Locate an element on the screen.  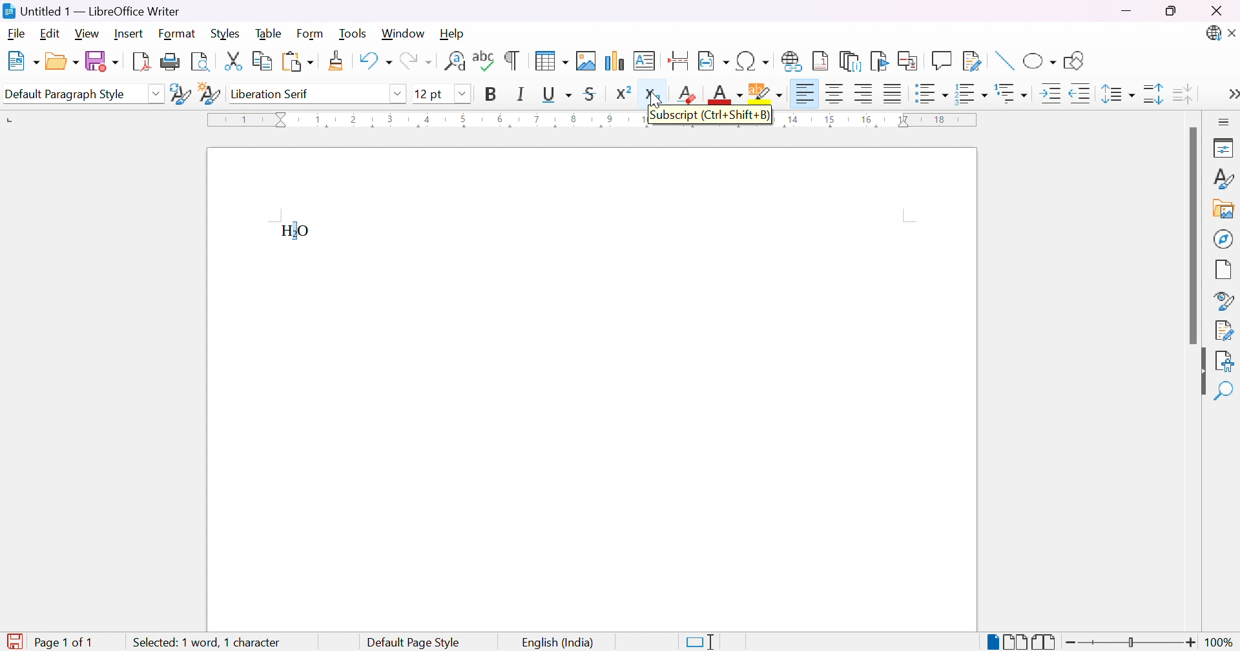
RULER is located at coordinates (421, 120).